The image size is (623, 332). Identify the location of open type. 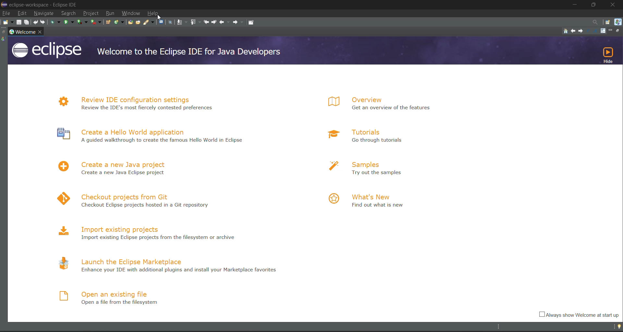
(130, 22).